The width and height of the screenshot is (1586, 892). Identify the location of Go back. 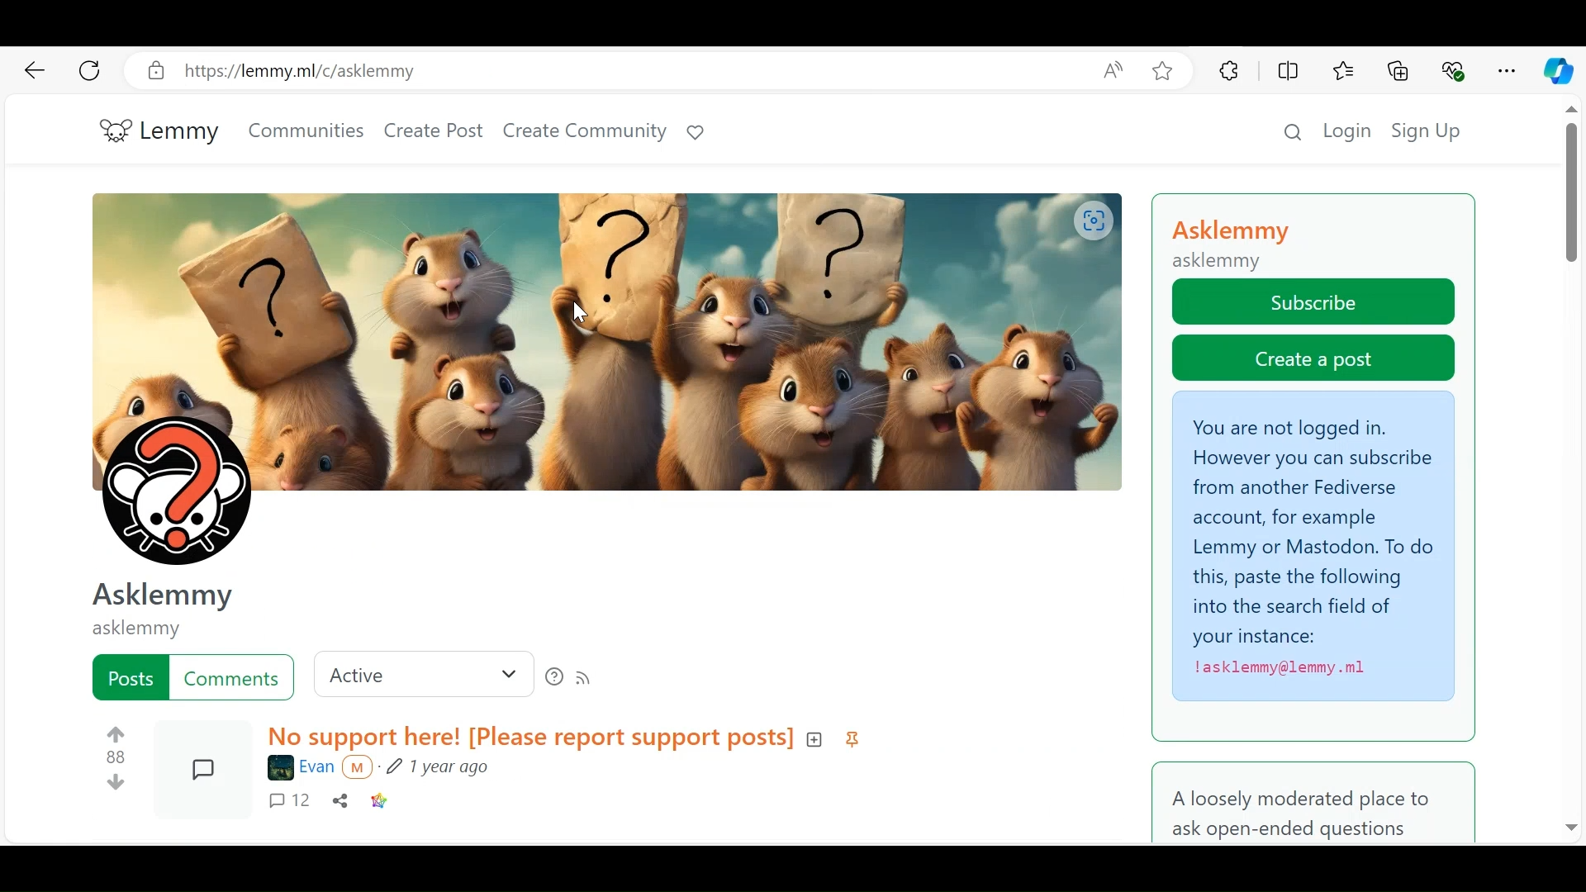
(34, 69).